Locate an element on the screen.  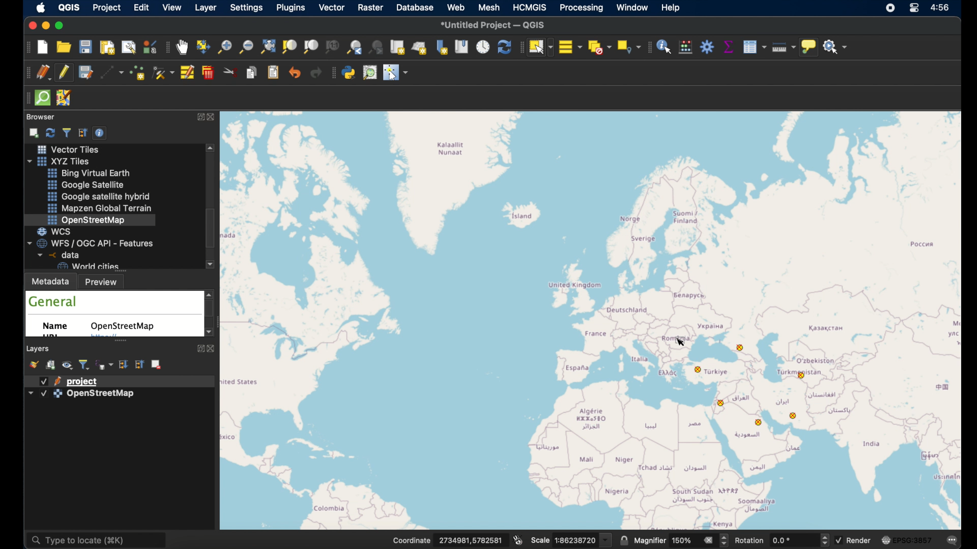
vector tiles is located at coordinates (67, 149).